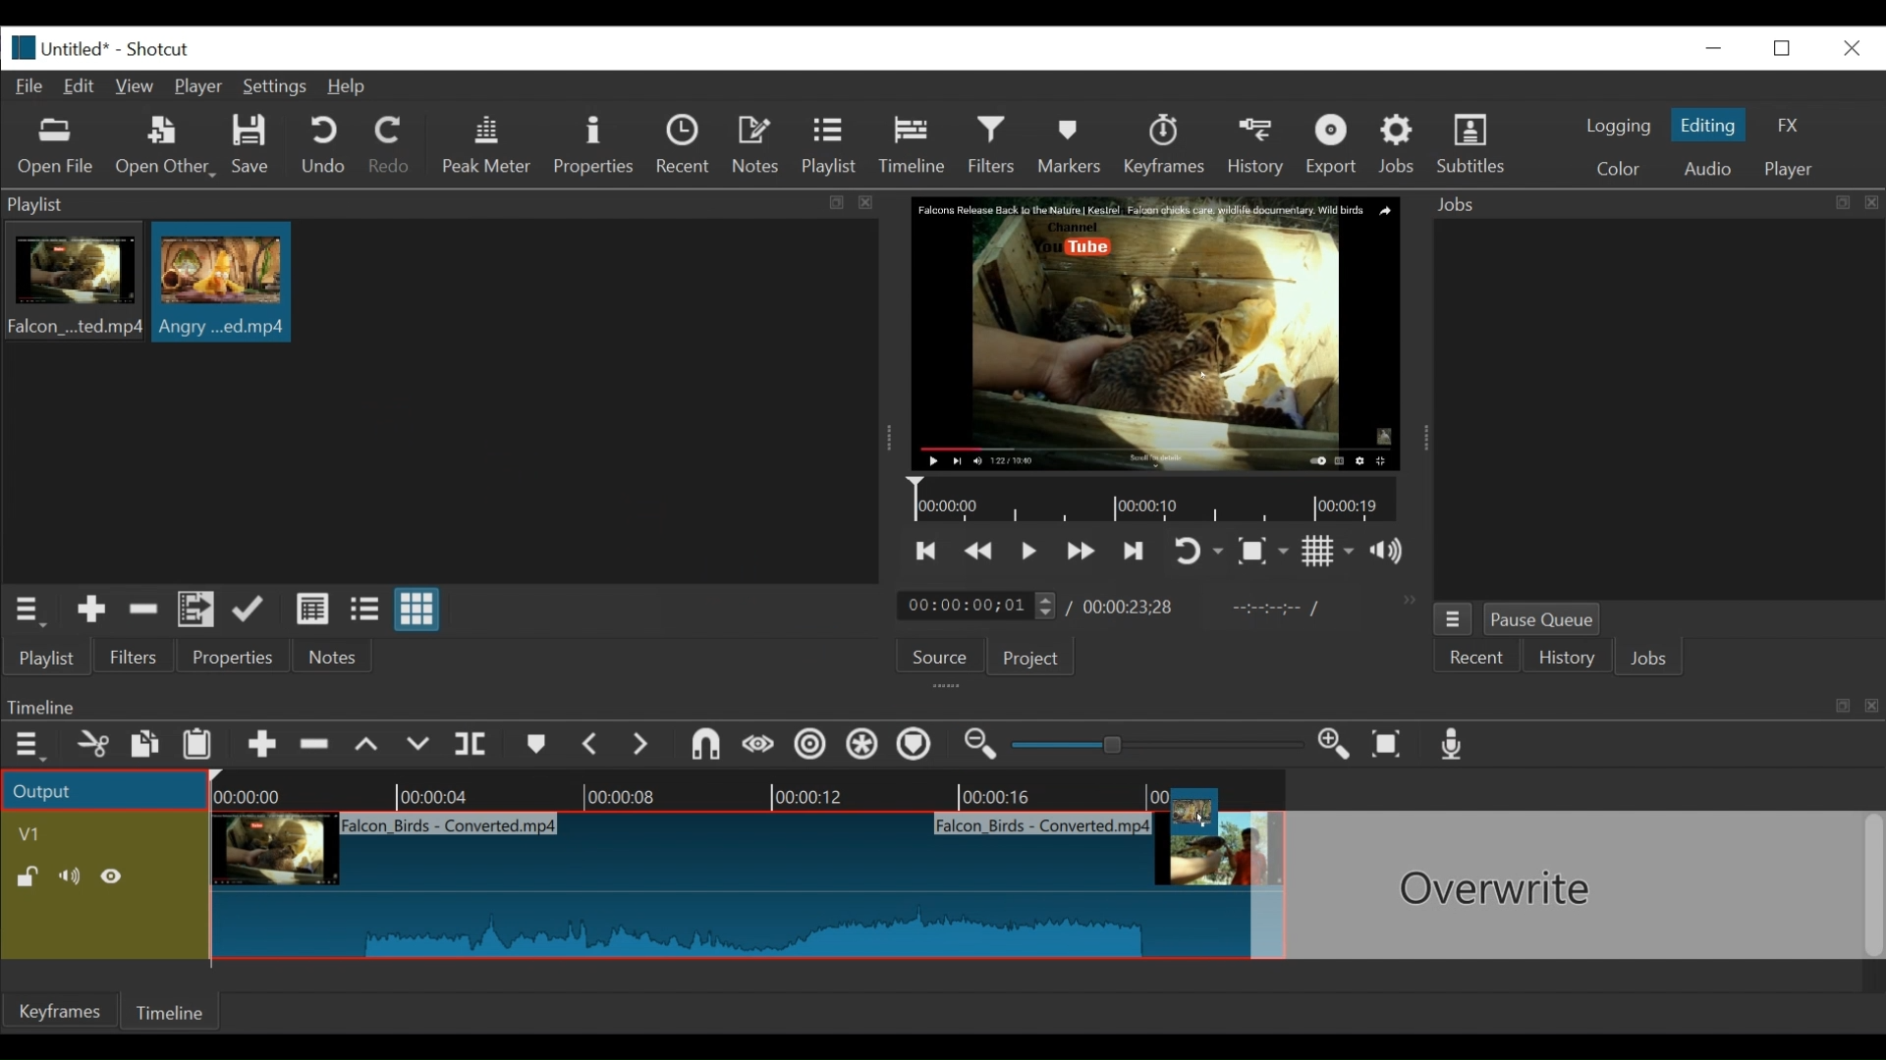  What do you see at coordinates (932, 661) in the screenshot?
I see `Source` at bounding box center [932, 661].